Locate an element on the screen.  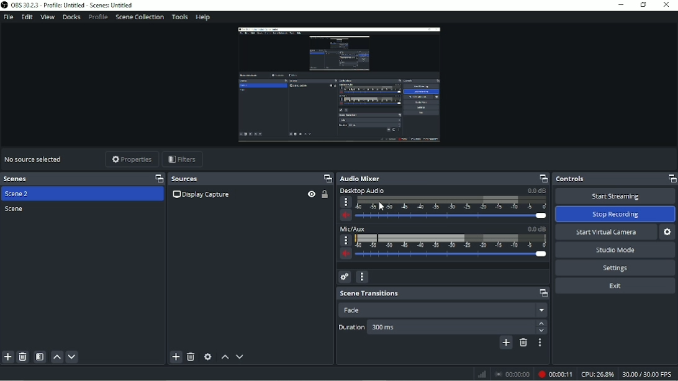
Properties is located at coordinates (129, 159).